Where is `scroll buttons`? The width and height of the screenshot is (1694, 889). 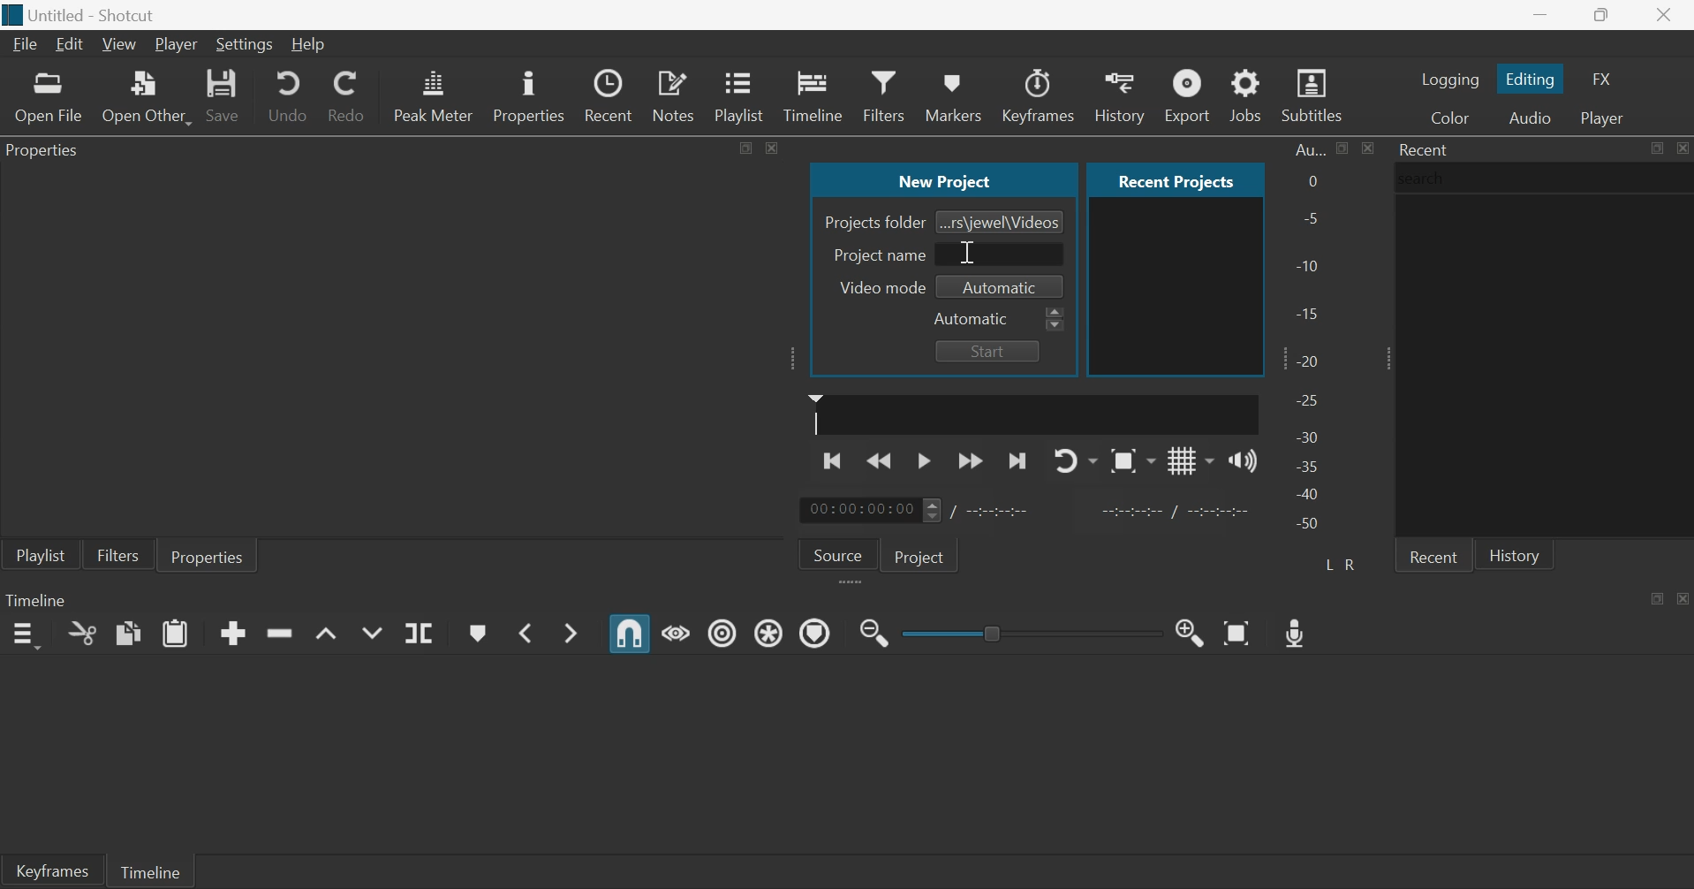
scroll buttons is located at coordinates (1055, 320).